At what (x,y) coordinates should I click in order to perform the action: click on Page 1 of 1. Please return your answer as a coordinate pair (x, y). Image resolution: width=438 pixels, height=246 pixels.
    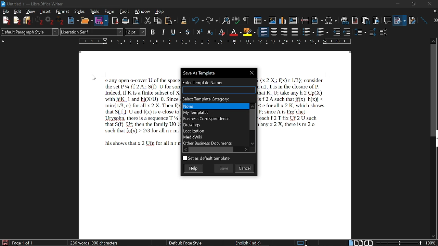
    Looking at the image, I should click on (23, 242).